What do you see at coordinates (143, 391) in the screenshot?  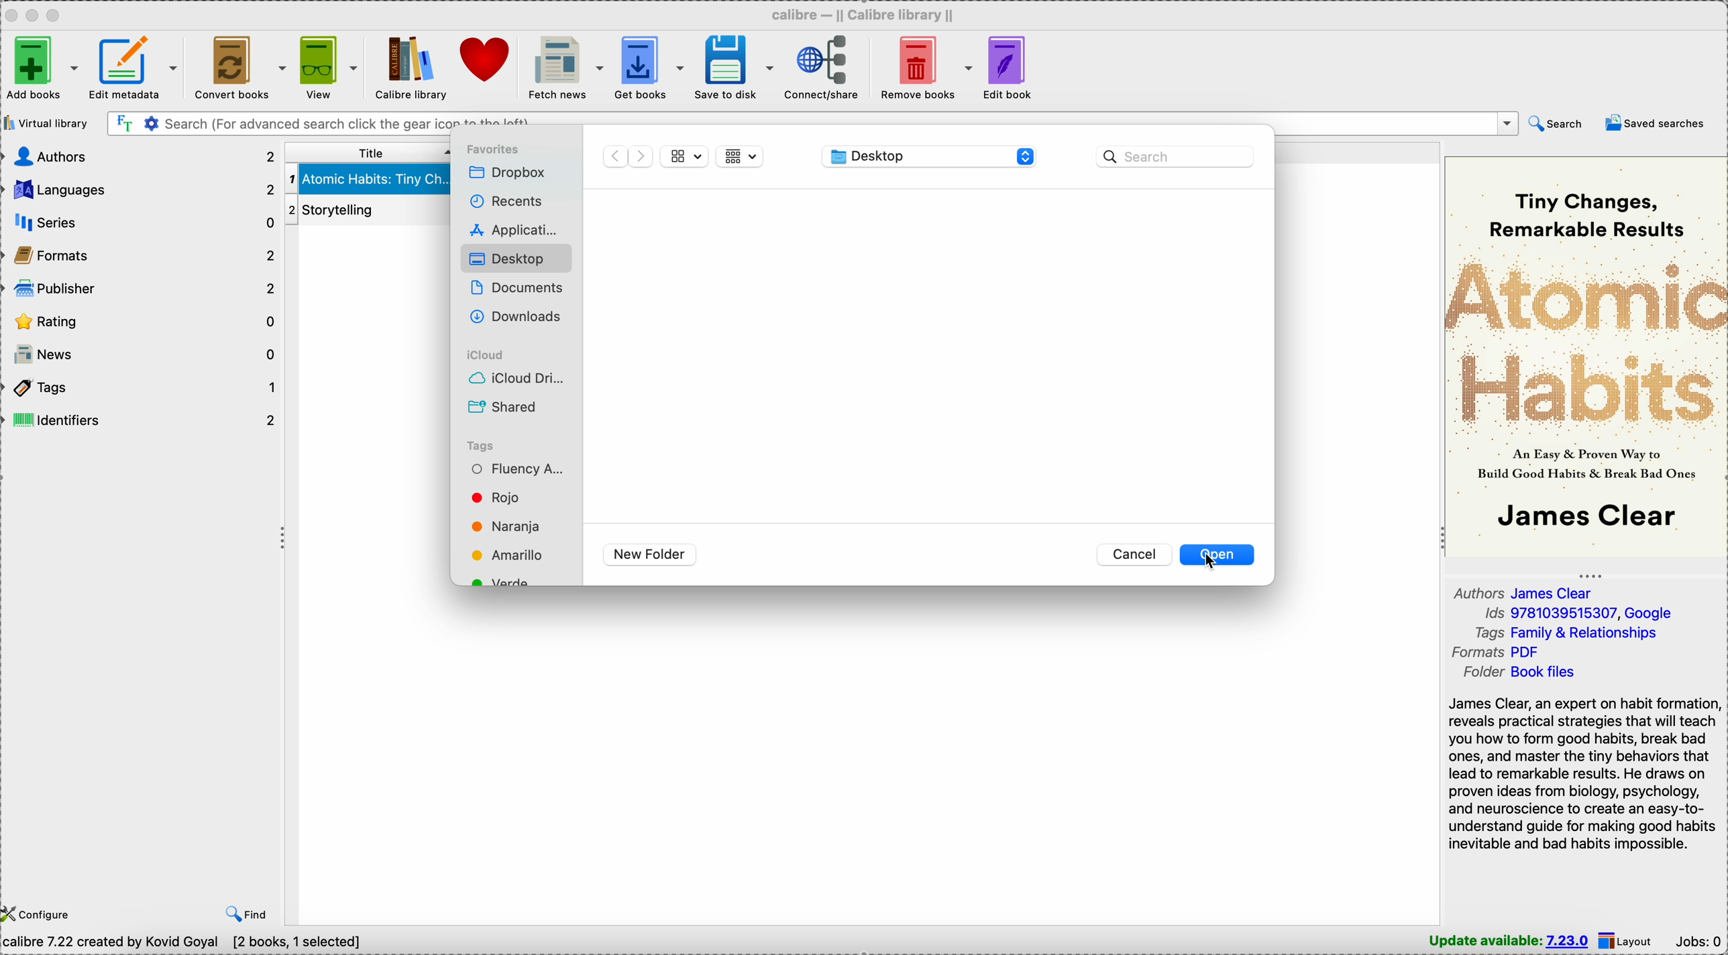 I see `tags` at bounding box center [143, 391].